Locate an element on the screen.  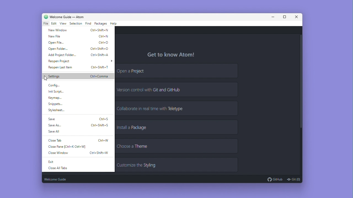
Save all is located at coordinates (59, 132).